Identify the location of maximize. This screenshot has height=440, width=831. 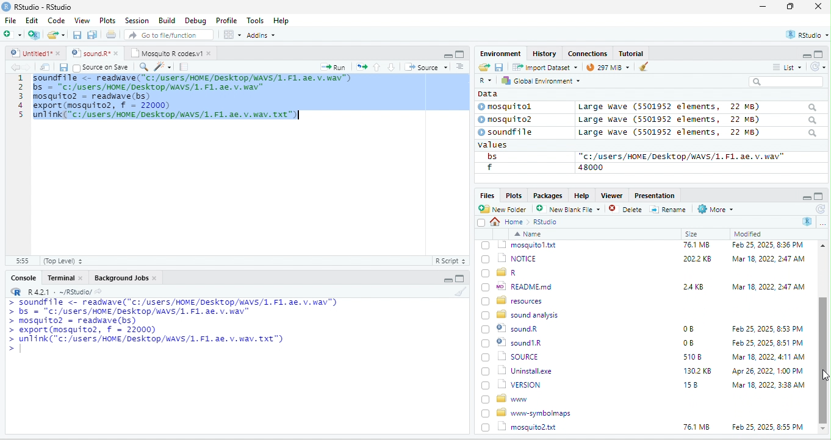
(820, 54).